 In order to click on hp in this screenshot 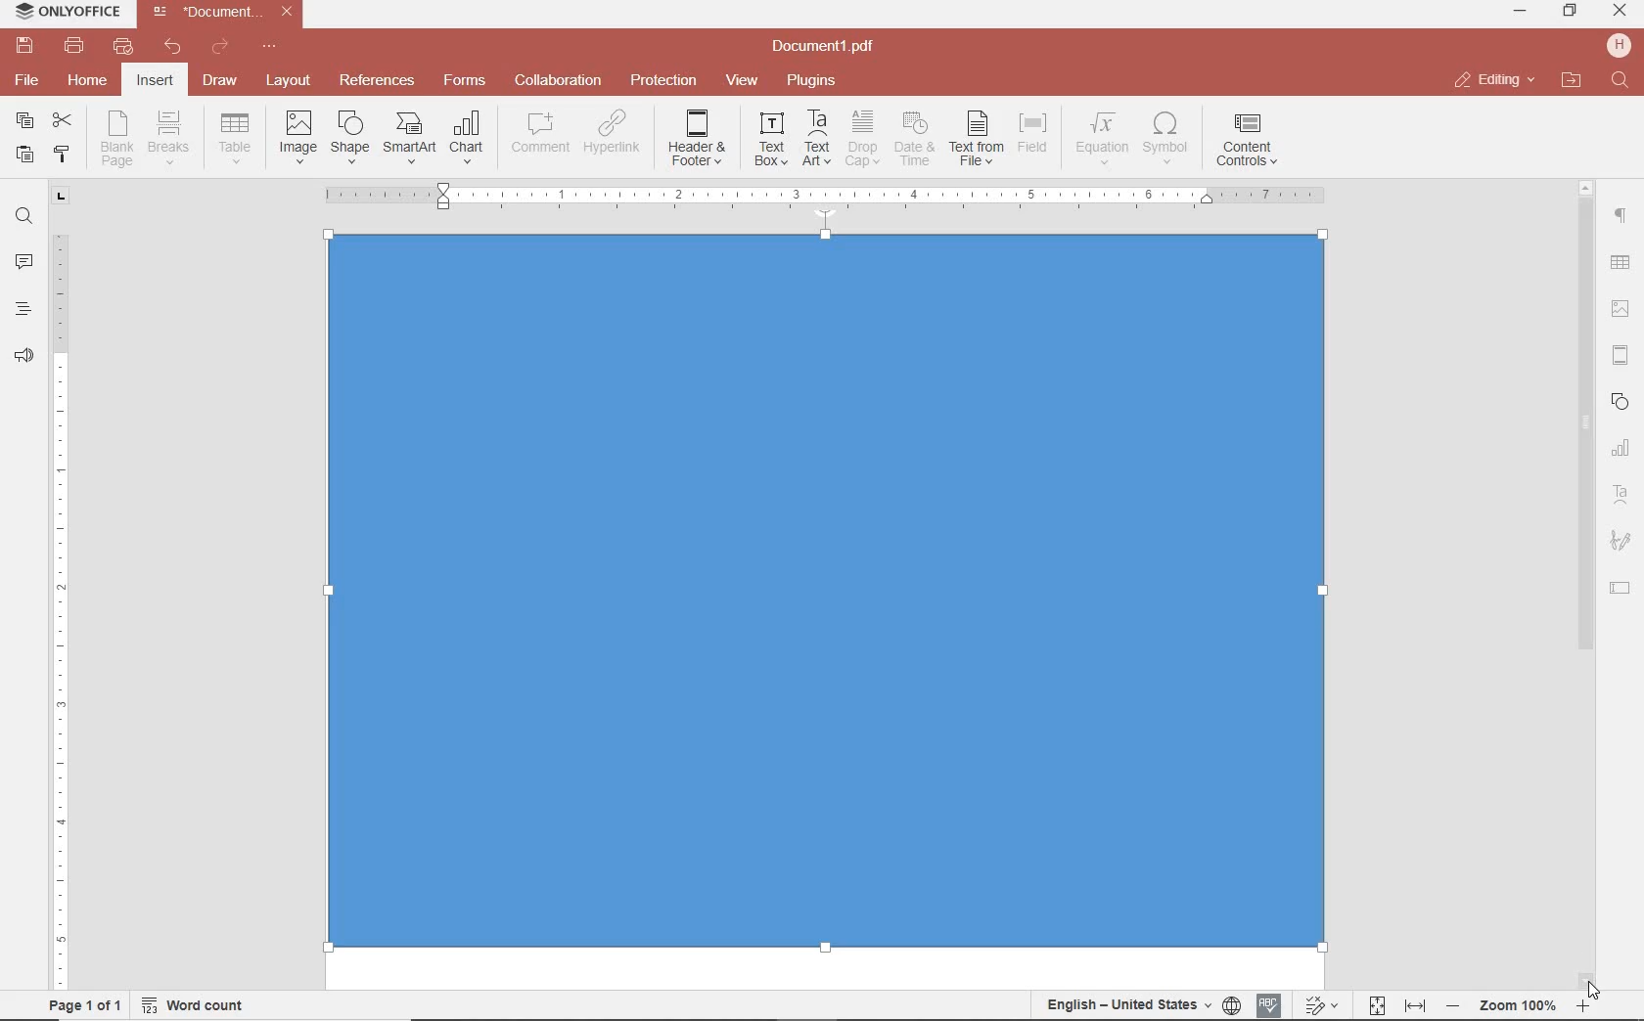, I will do `click(1622, 45)`.